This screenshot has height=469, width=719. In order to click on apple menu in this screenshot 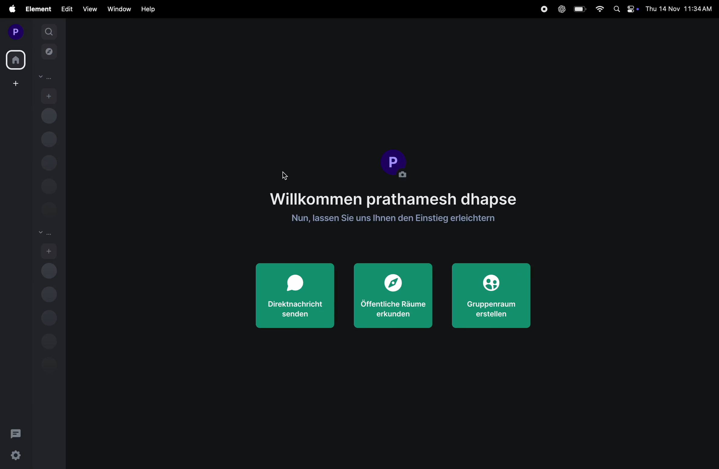, I will do `click(9, 9)`.